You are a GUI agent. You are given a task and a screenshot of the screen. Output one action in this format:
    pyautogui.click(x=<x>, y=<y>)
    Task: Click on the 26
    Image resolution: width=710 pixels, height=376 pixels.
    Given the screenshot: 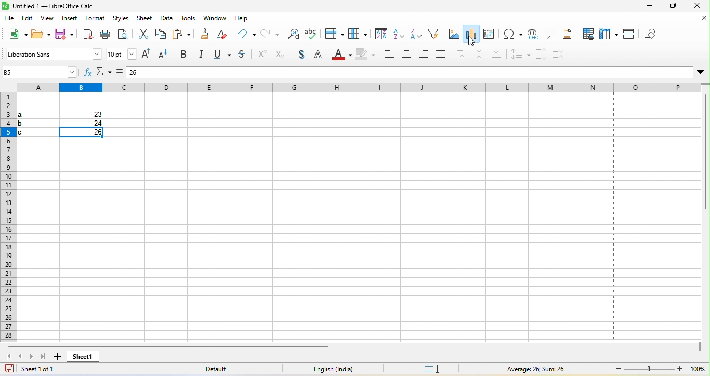 What is the action you would take?
    pyautogui.click(x=153, y=71)
    